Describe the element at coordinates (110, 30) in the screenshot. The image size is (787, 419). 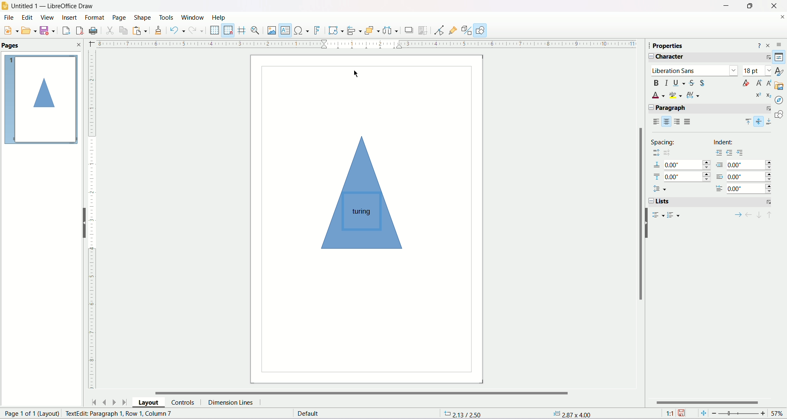
I see `Cut` at that location.